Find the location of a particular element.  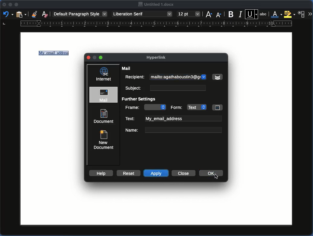

Form is located at coordinates (196, 107).